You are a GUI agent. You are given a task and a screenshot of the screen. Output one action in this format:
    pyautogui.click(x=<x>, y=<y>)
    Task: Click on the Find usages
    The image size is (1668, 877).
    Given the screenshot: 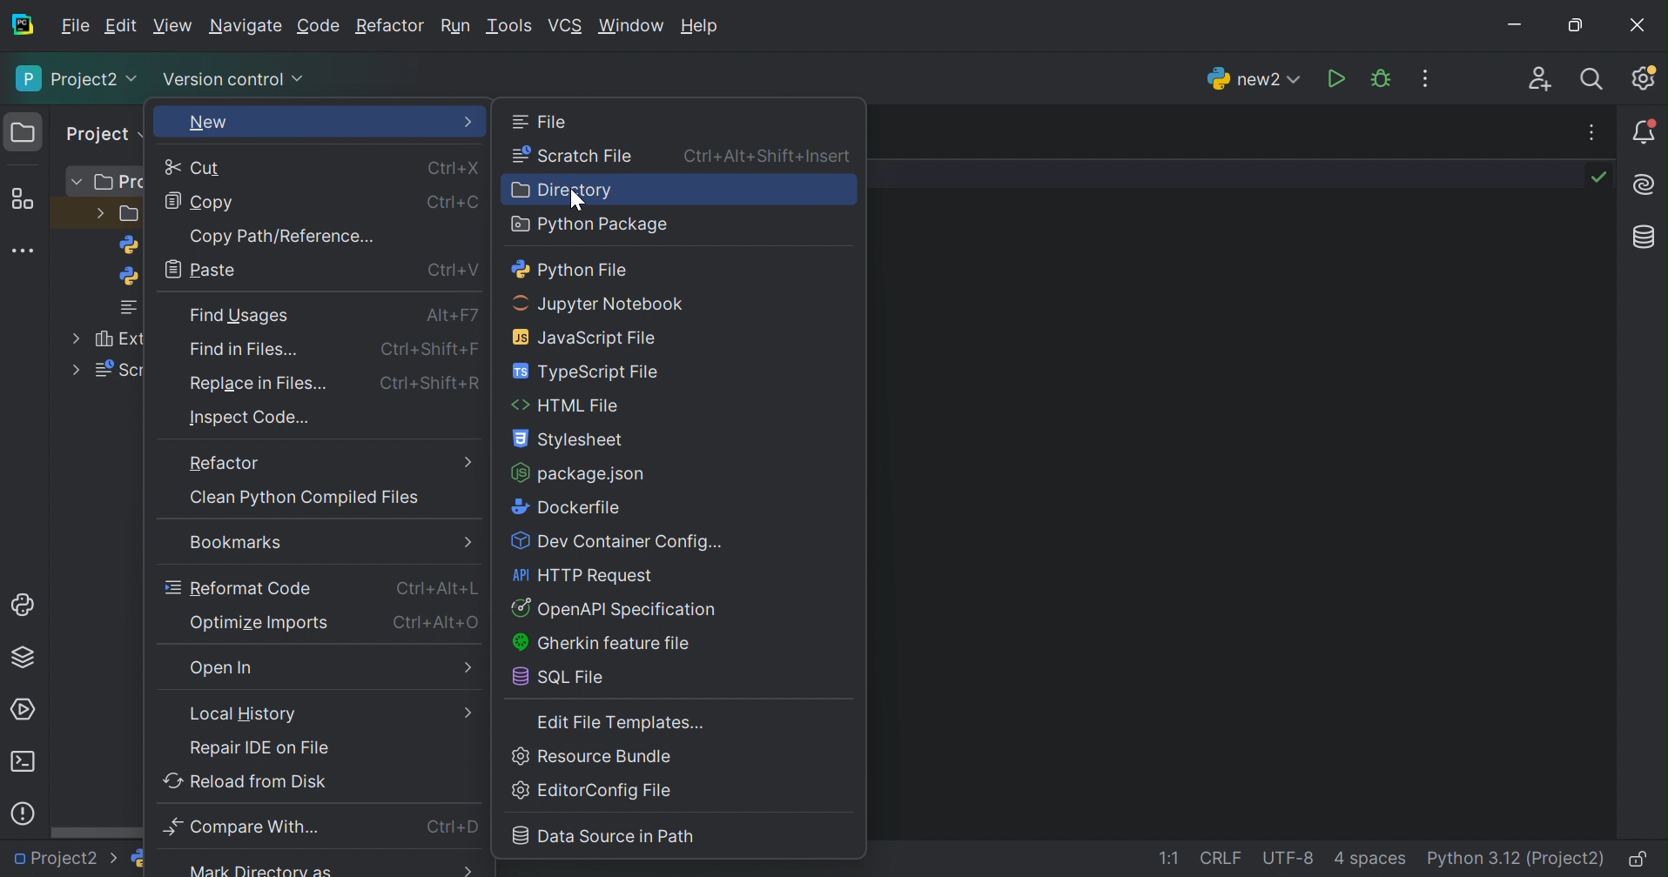 What is the action you would take?
    pyautogui.click(x=241, y=316)
    